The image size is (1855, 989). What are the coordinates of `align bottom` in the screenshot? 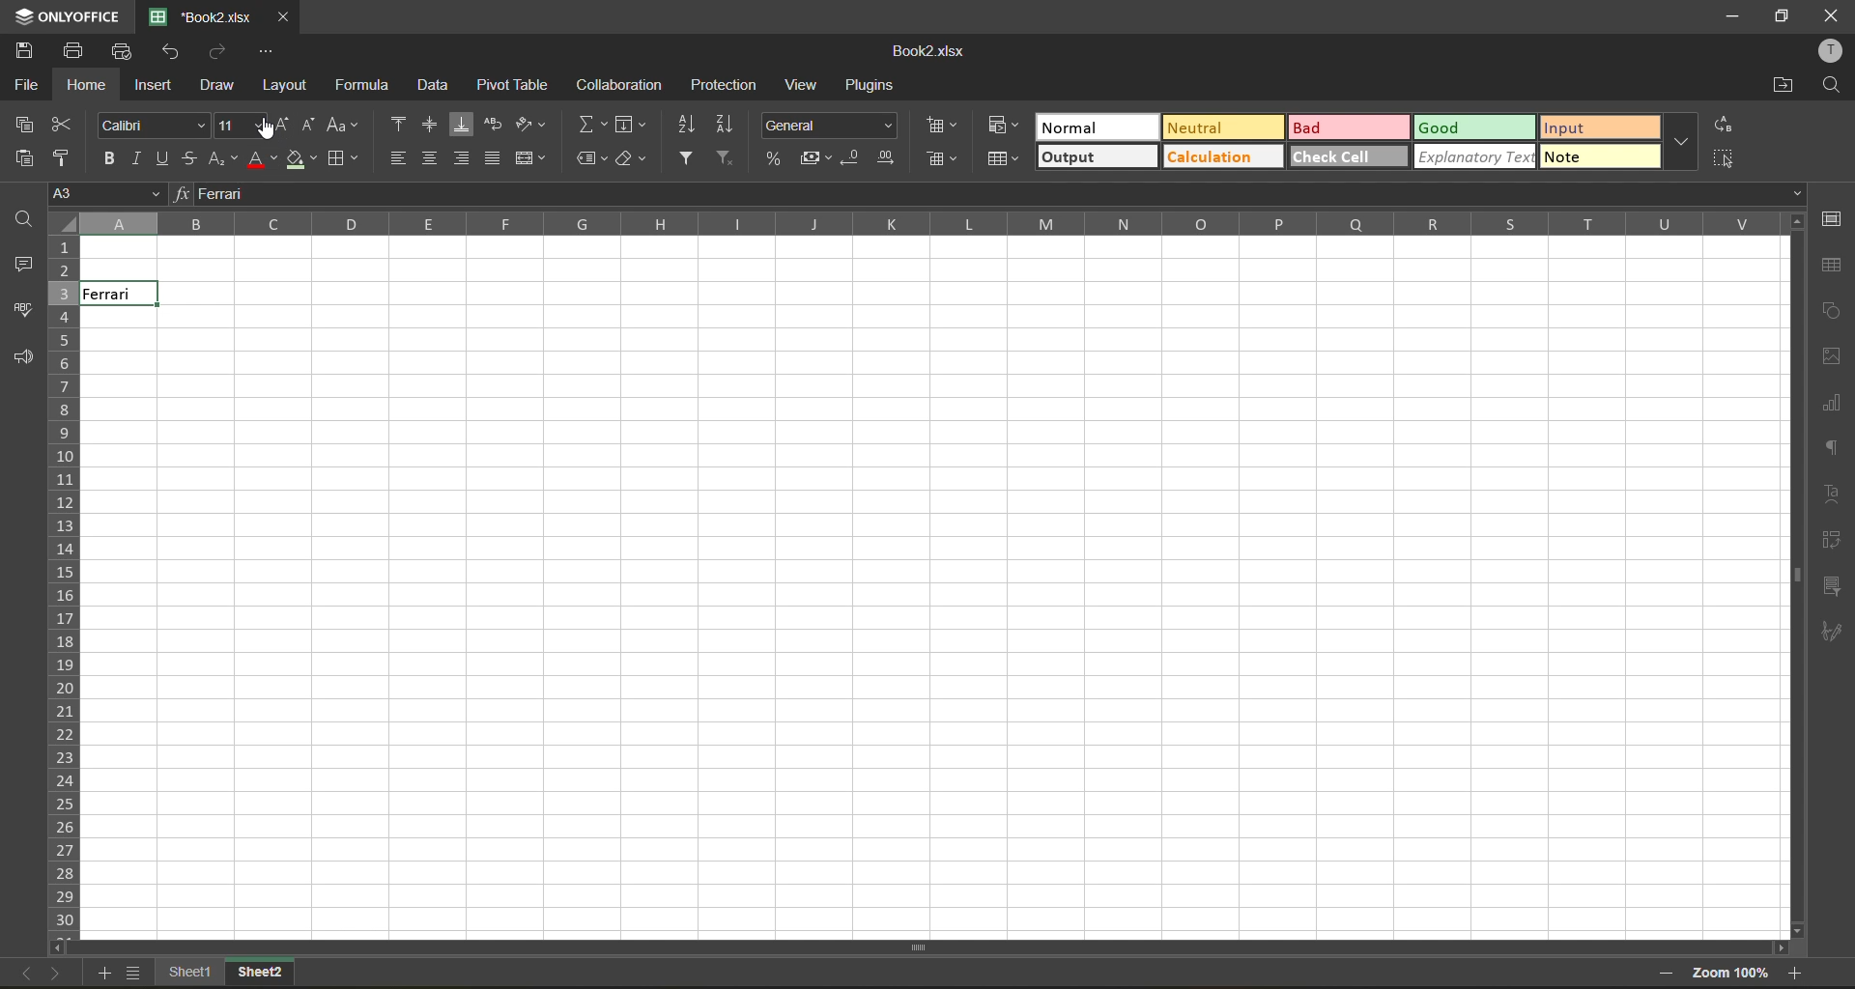 It's located at (465, 123).